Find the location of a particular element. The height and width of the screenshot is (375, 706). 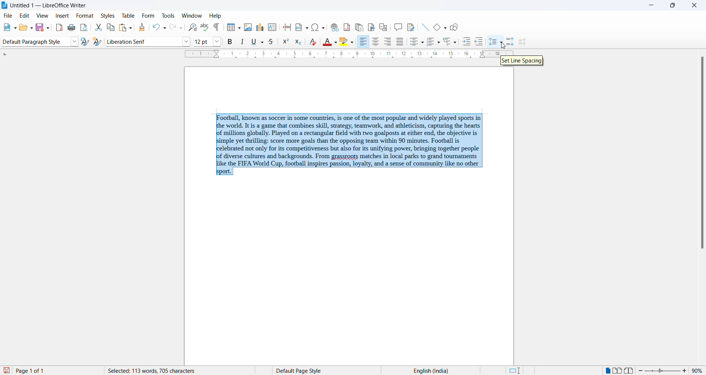

total and current page is located at coordinates (60, 370).